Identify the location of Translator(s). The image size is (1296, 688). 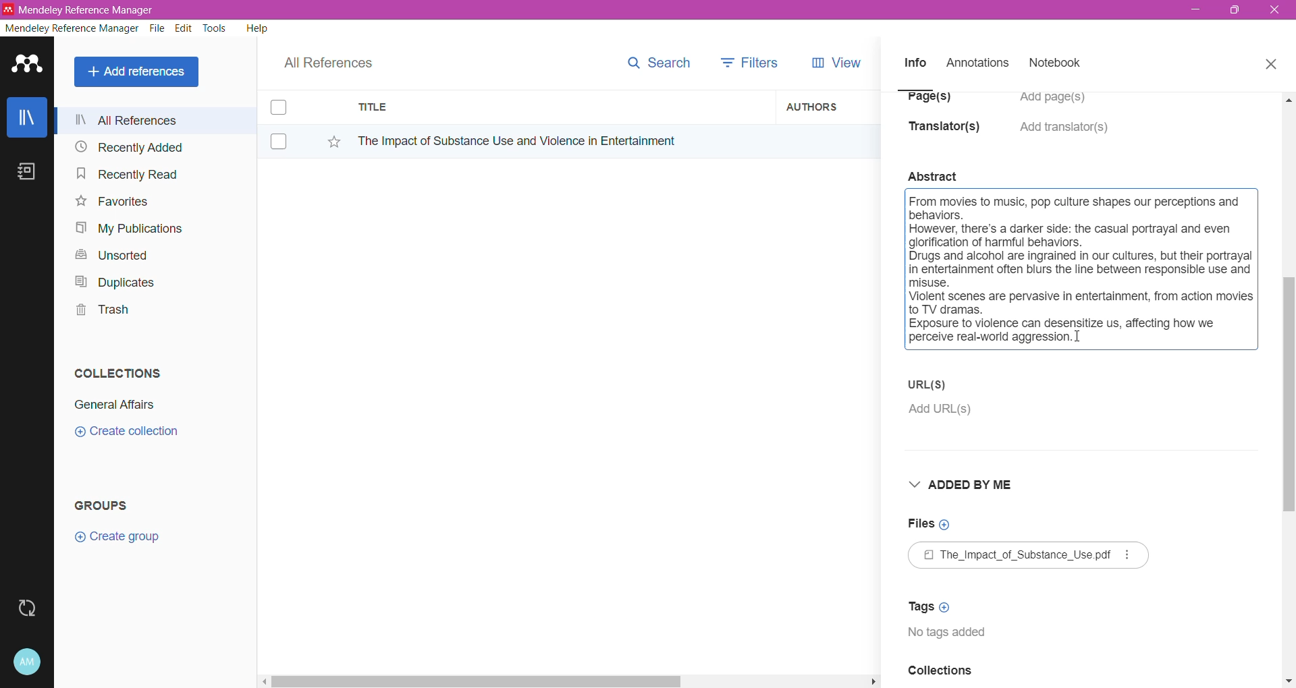
(948, 133).